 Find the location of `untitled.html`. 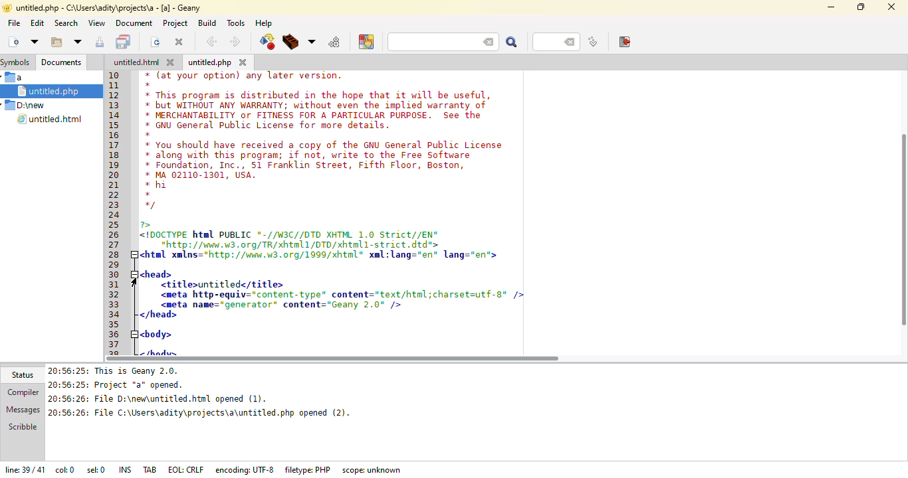

untitled.html is located at coordinates (50, 118).